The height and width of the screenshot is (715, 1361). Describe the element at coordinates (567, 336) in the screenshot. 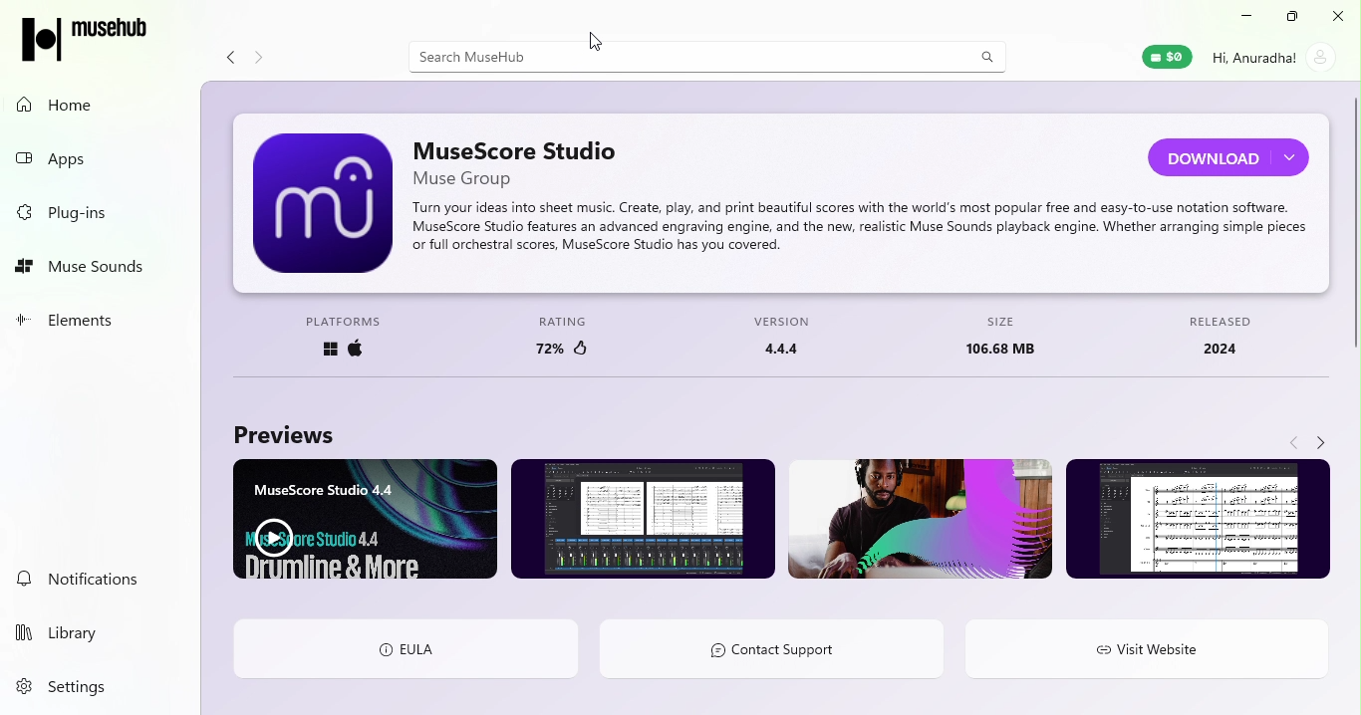

I see `Rating` at that location.